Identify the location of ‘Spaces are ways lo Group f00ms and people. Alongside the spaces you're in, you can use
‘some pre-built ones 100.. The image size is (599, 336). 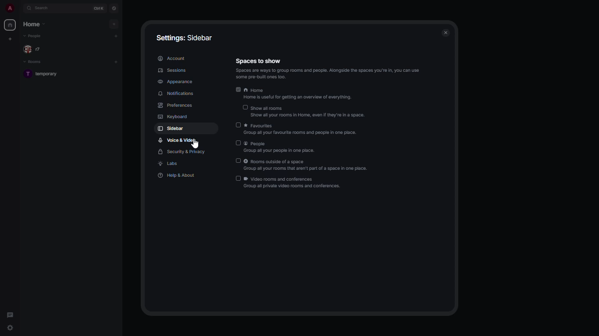
(340, 73).